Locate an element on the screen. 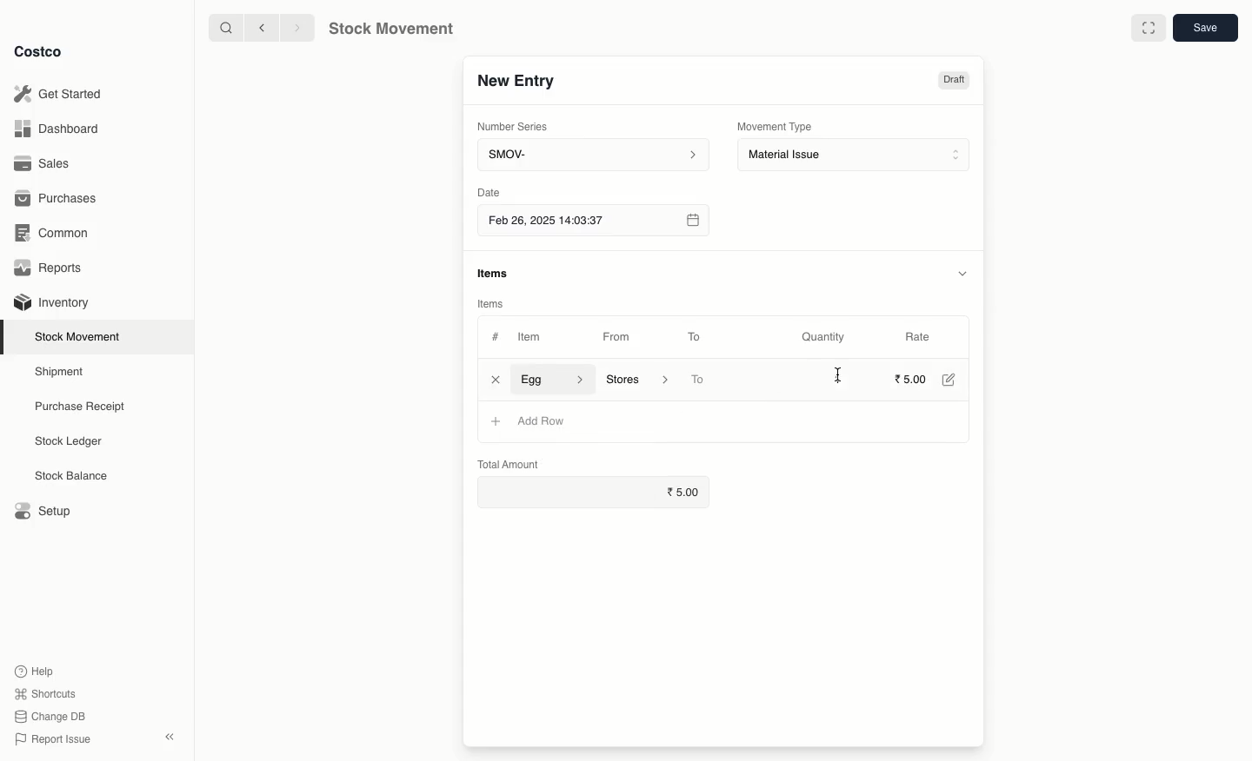  Stock Movement is located at coordinates (388, 29).